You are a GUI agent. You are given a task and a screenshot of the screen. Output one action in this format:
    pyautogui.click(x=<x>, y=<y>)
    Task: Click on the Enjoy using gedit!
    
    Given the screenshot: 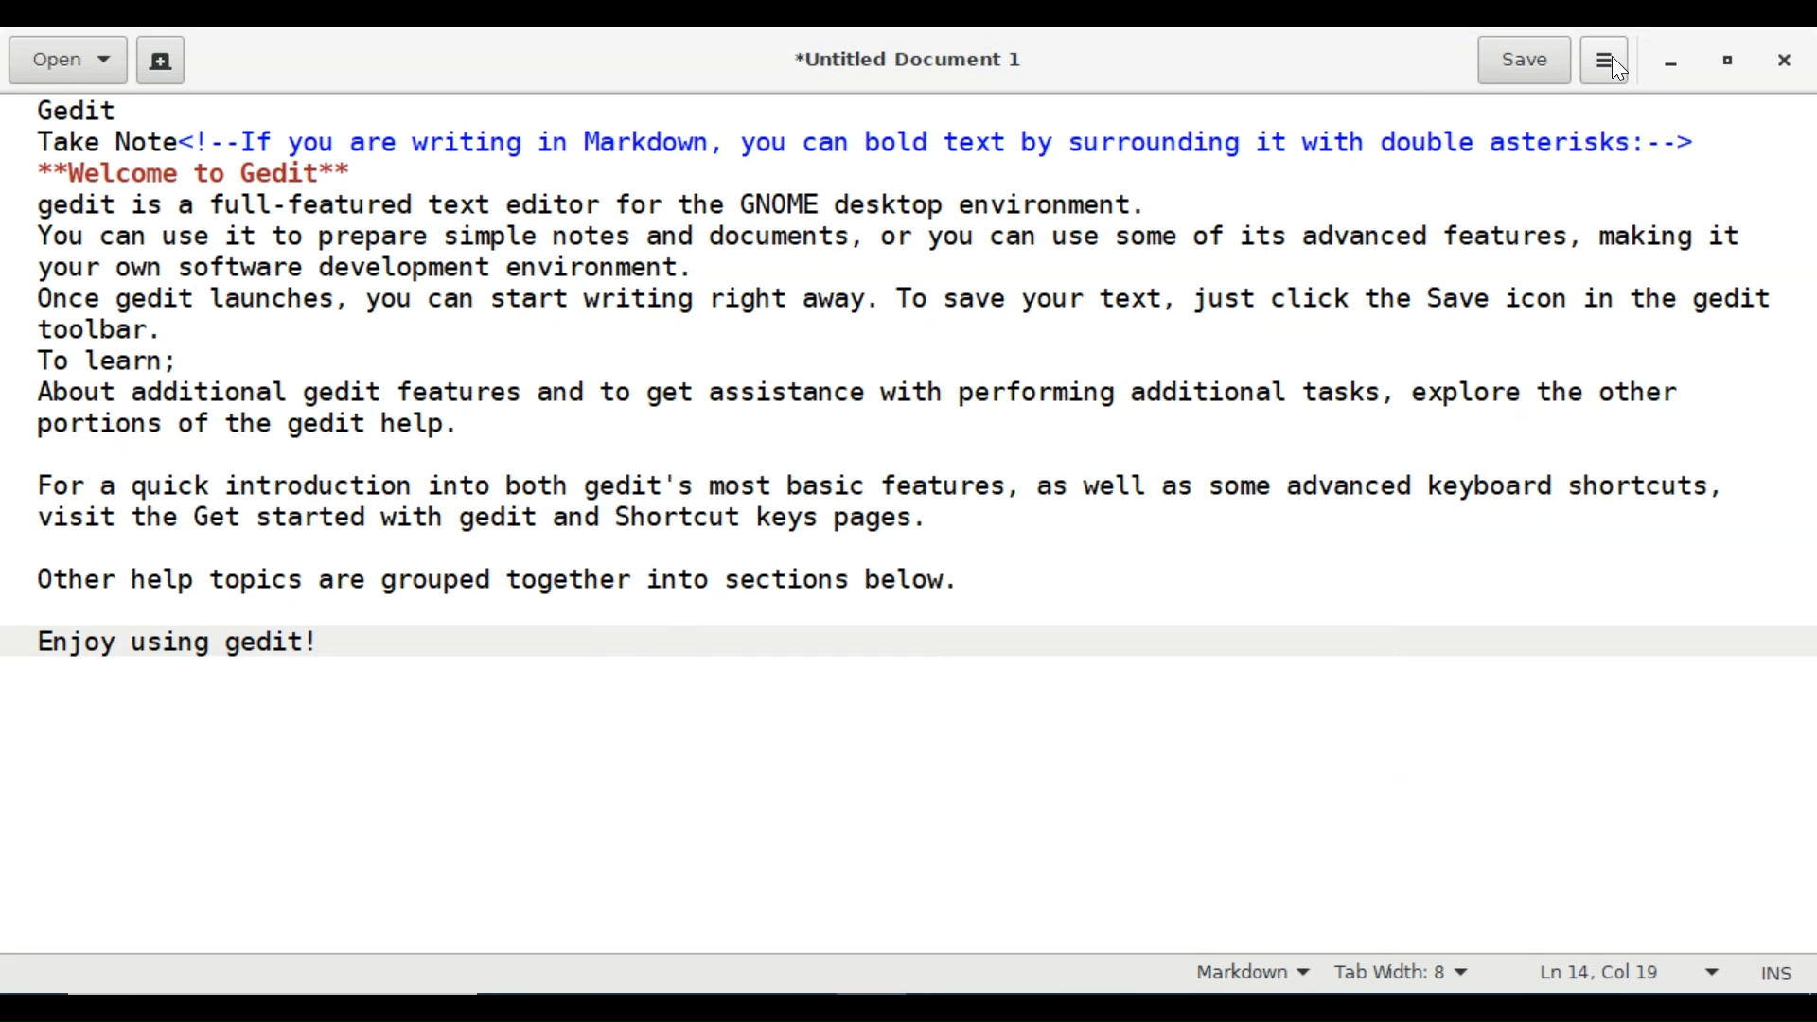 What is the action you would take?
    pyautogui.click(x=179, y=641)
    